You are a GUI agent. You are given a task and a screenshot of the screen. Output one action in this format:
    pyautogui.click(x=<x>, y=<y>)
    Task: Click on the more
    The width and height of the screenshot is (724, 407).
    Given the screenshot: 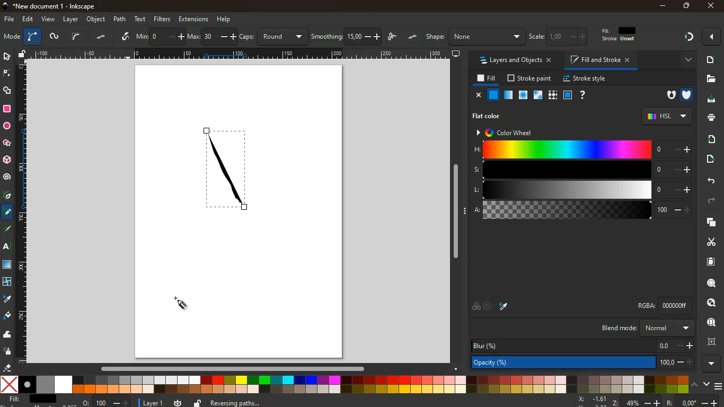 What is the action you would take?
    pyautogui.click(x=712, y=364)
    